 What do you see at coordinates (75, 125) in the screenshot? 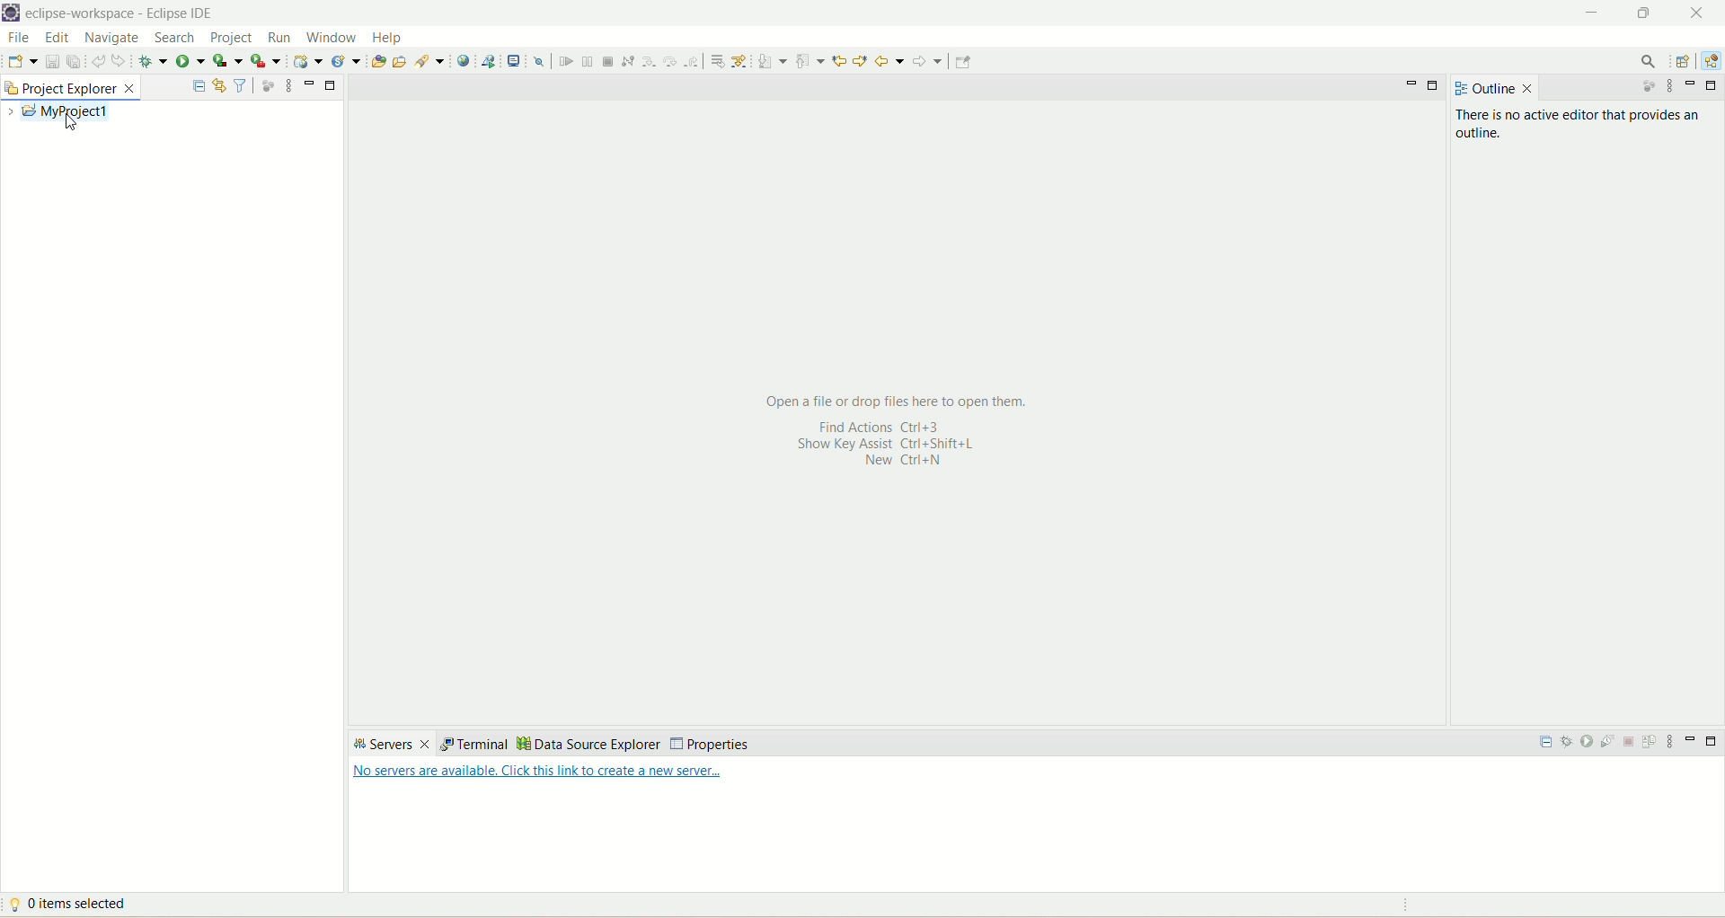
I see `cursor` at bounding box center [75, 125].